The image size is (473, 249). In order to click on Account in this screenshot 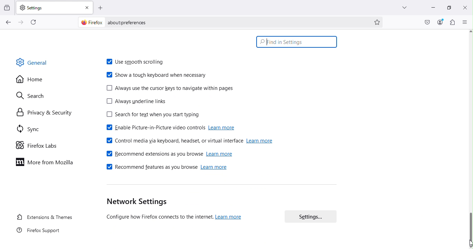, I will do `click(441, 22)`.